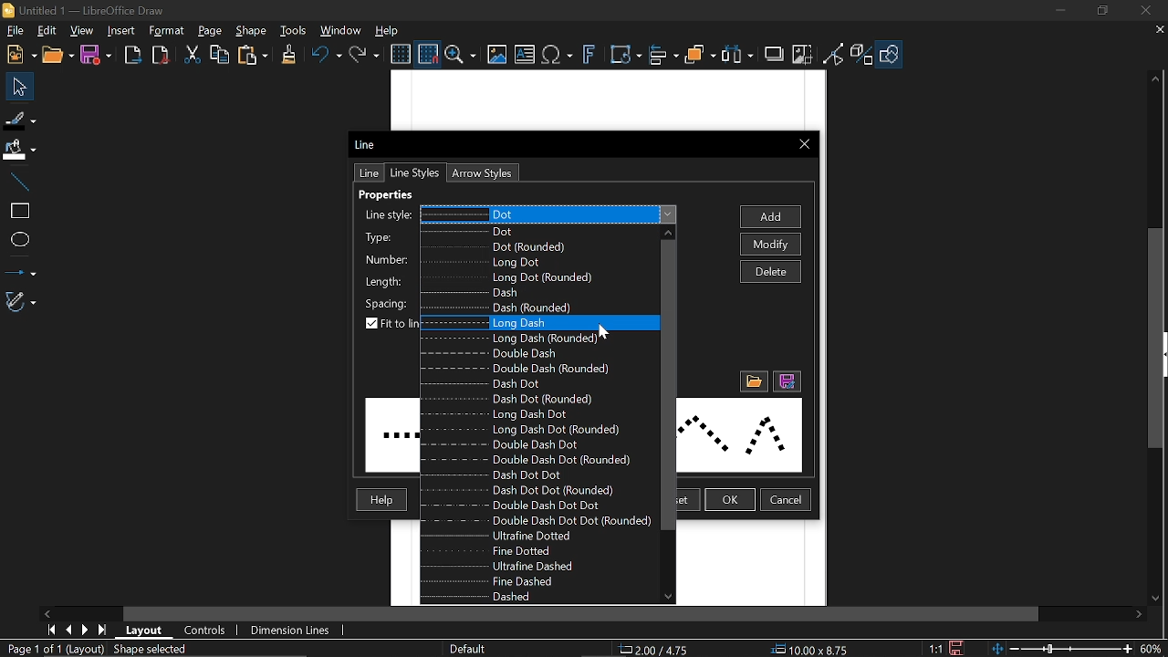 The image size is (1168, 657). Describe the element at coordinates (366, 54) in the screenshot. I see `Redo` at that location.